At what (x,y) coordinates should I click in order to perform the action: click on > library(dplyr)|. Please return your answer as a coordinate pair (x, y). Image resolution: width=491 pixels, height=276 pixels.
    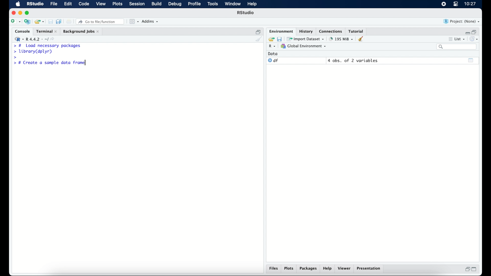
    Looking at the image, I should click on (34, 52).